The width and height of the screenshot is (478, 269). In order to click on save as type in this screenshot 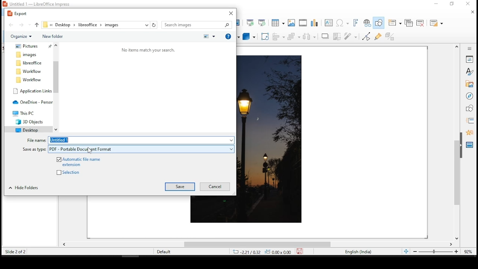, I will do `click(141, 149)`.